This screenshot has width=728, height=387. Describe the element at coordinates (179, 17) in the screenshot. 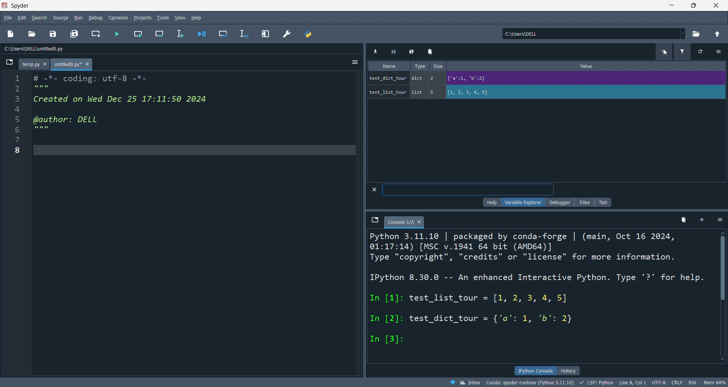

I see `view` at that location.